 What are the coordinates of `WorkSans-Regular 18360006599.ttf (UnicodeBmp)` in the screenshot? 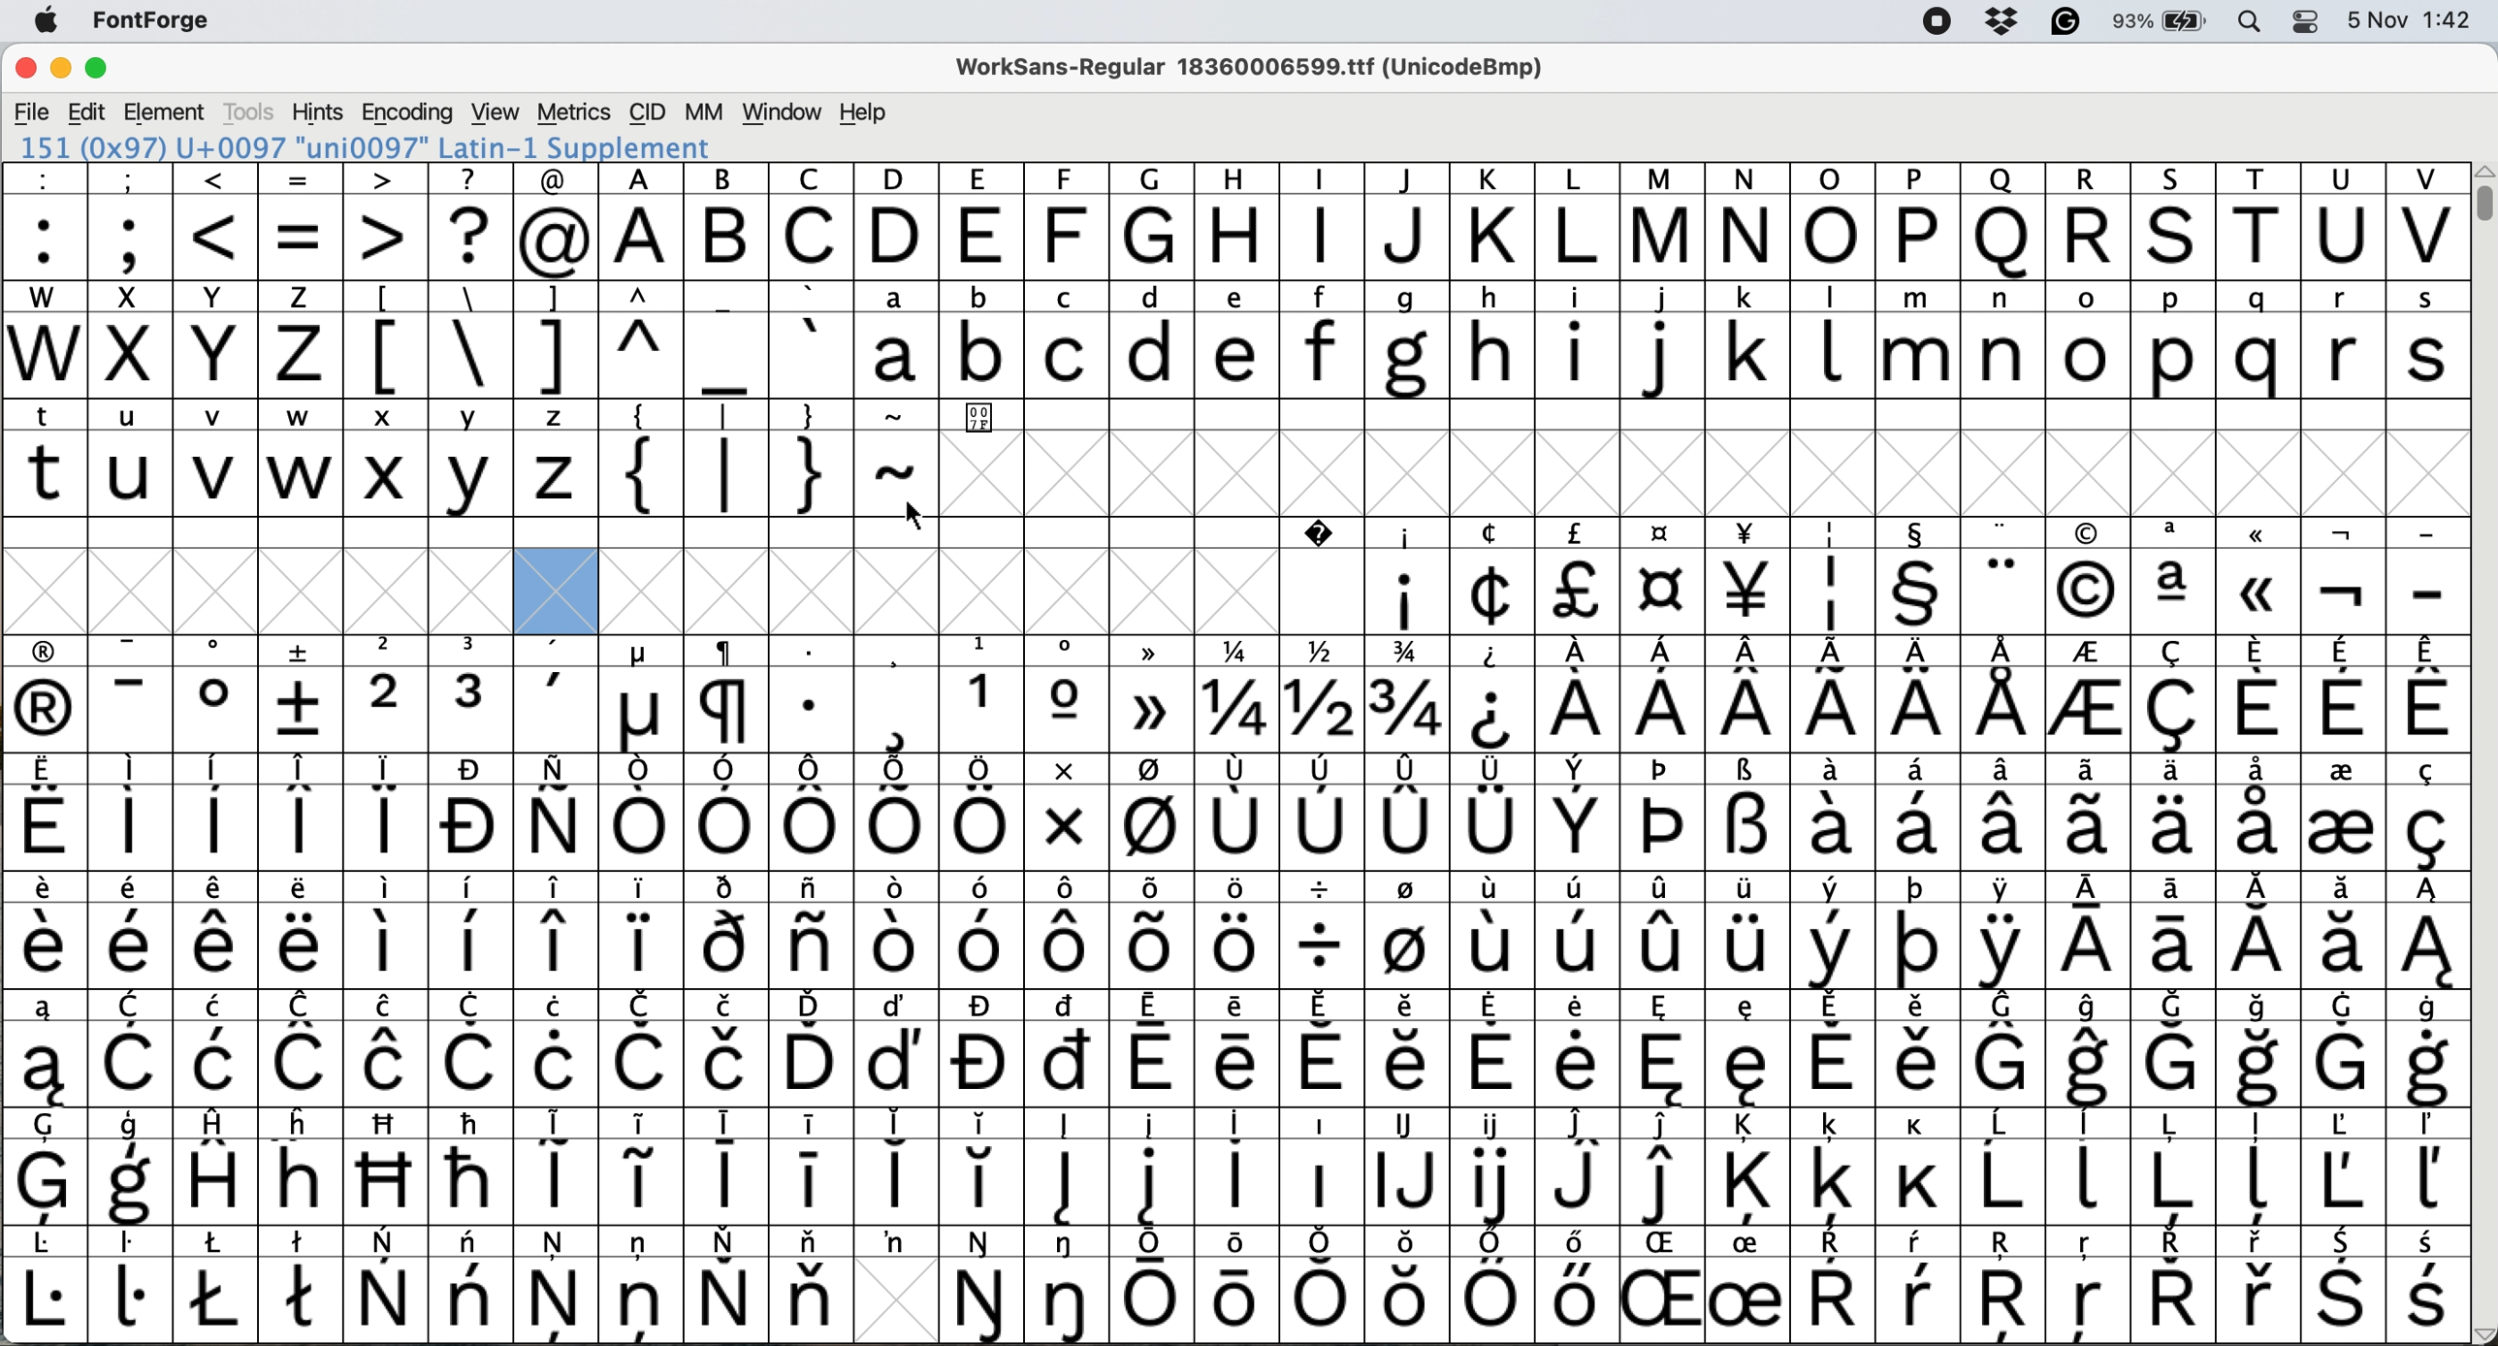 It's located at (1250, 71).